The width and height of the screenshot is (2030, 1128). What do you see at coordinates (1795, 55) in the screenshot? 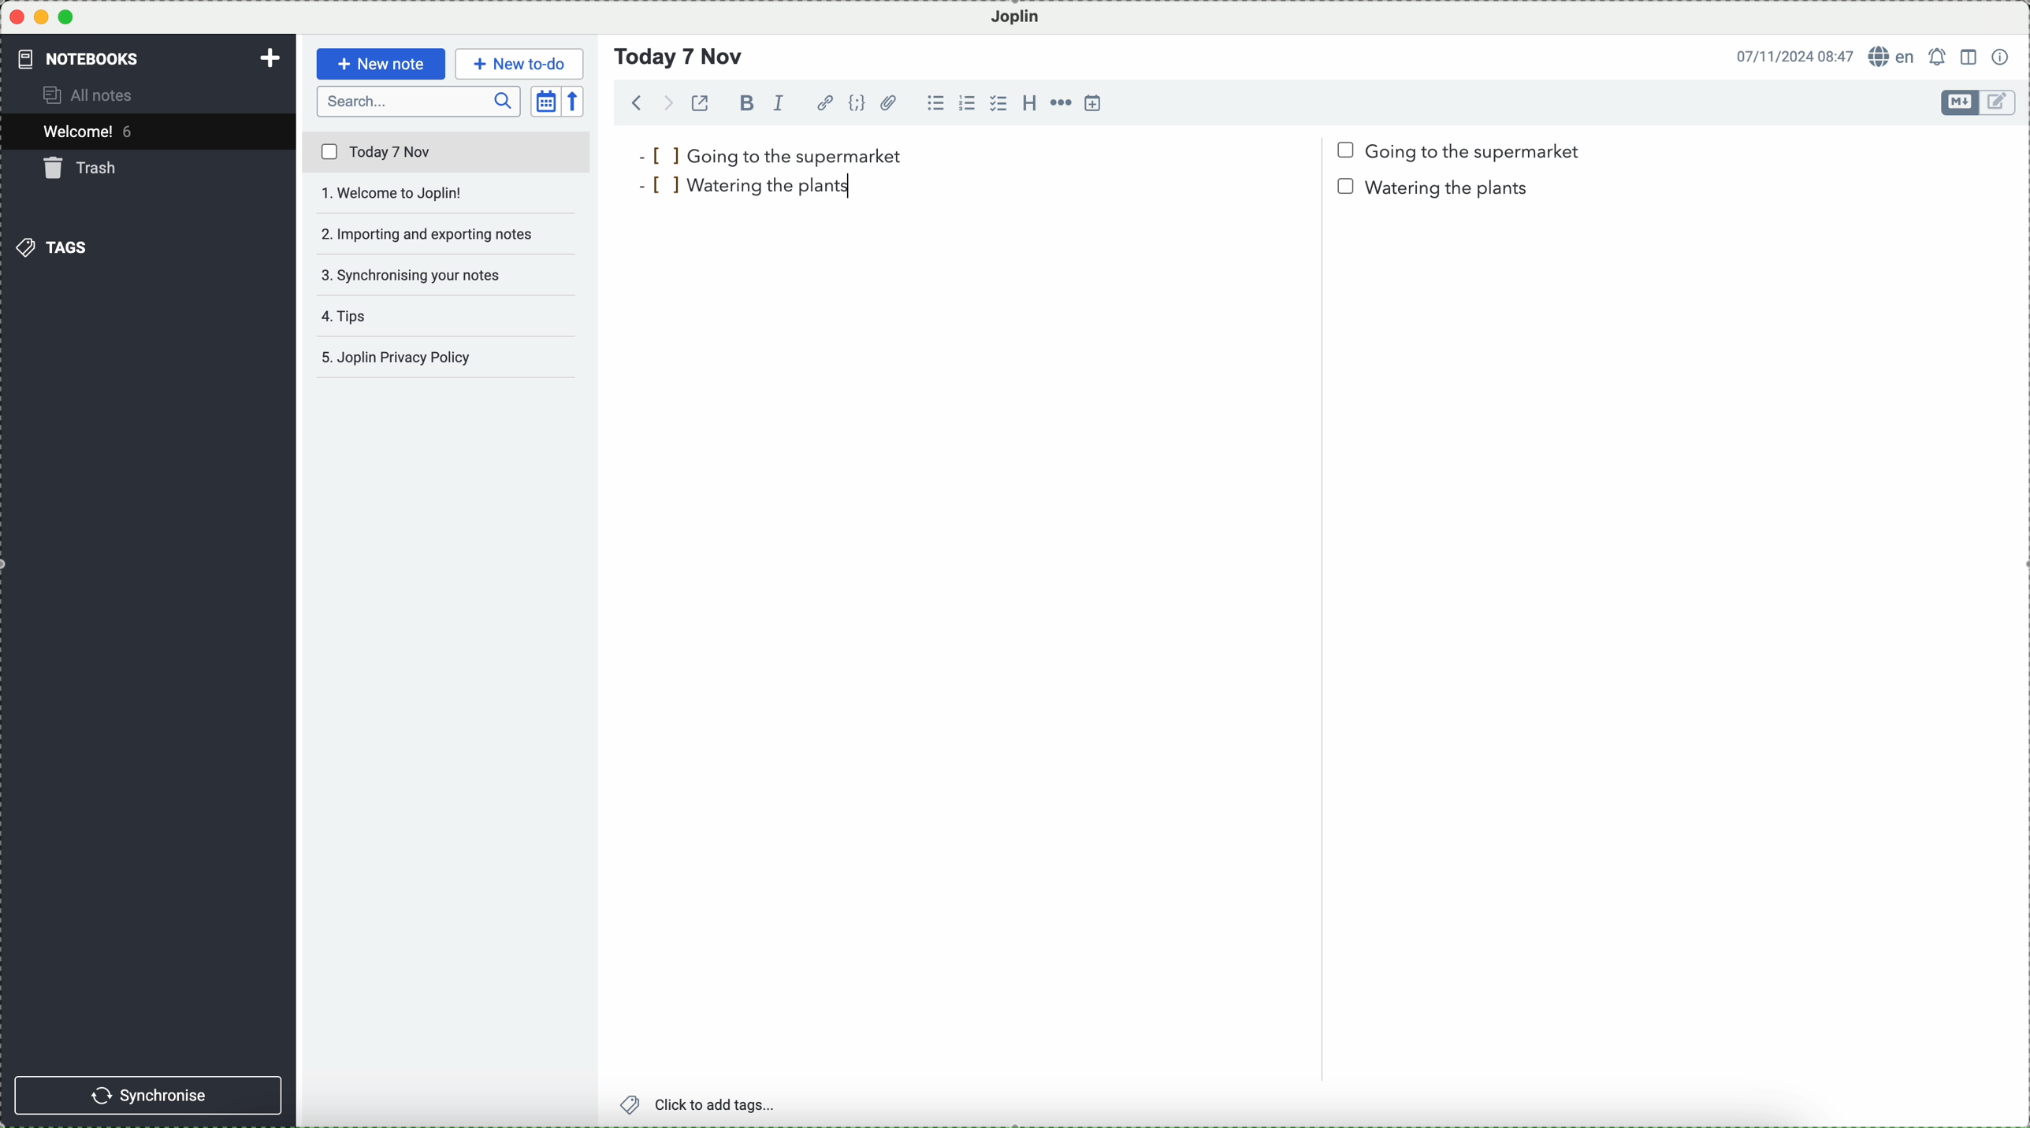
I see `date and hour` at bounding box center [1795, 55].